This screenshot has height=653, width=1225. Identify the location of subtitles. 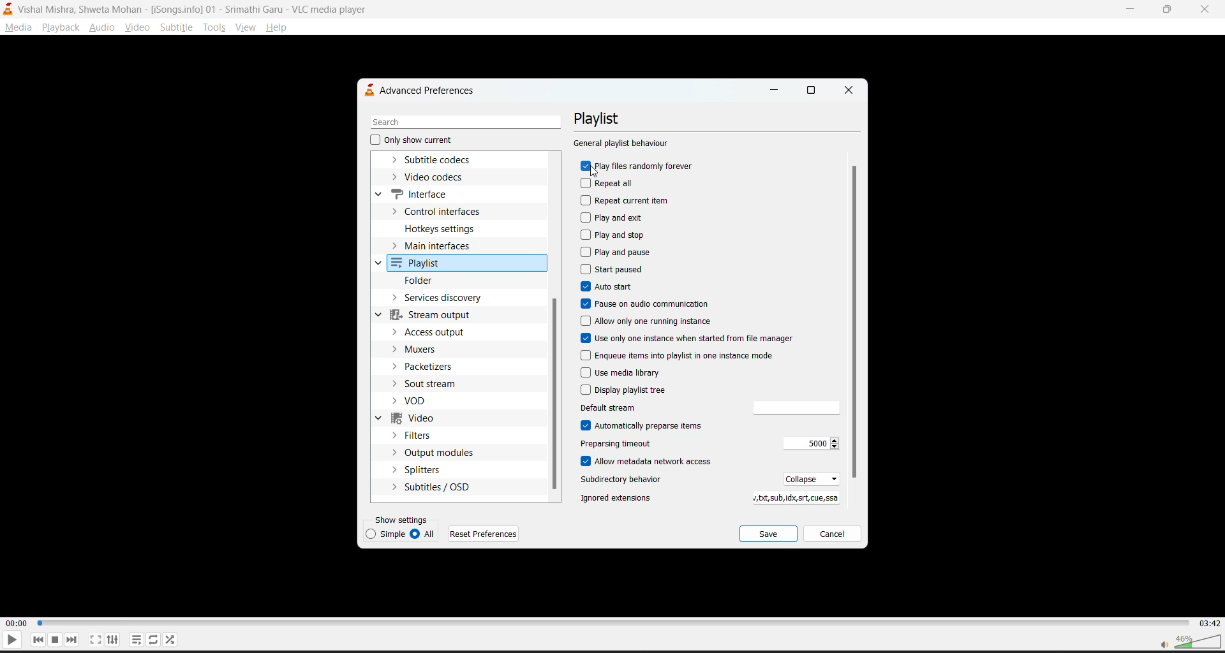
(440, 488).